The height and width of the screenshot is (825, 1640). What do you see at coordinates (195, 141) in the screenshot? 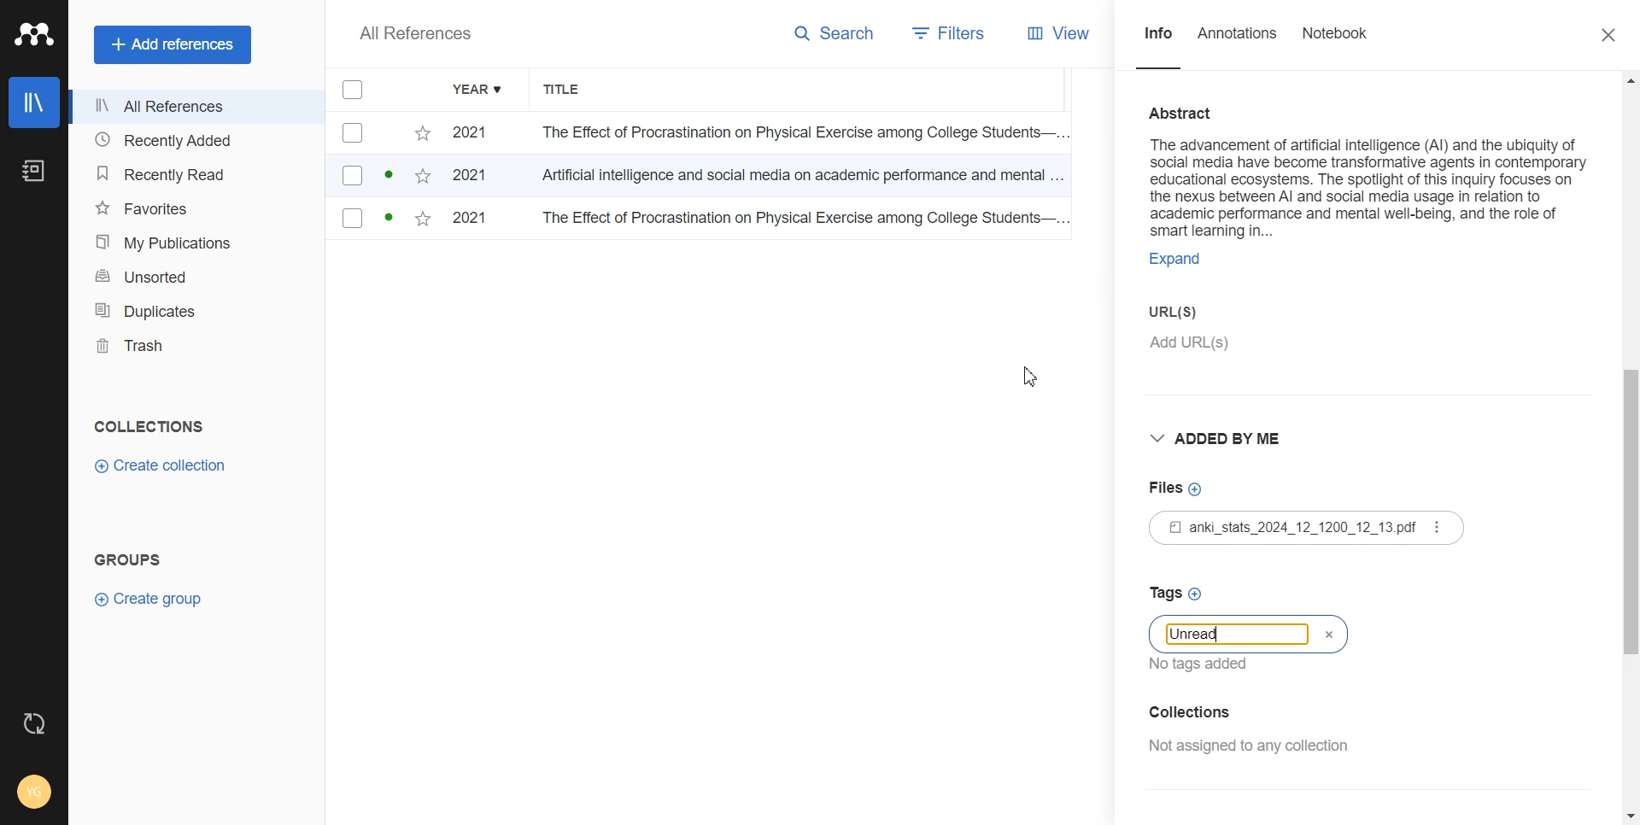
I see `Recently added` at bounding box center [195, 141].